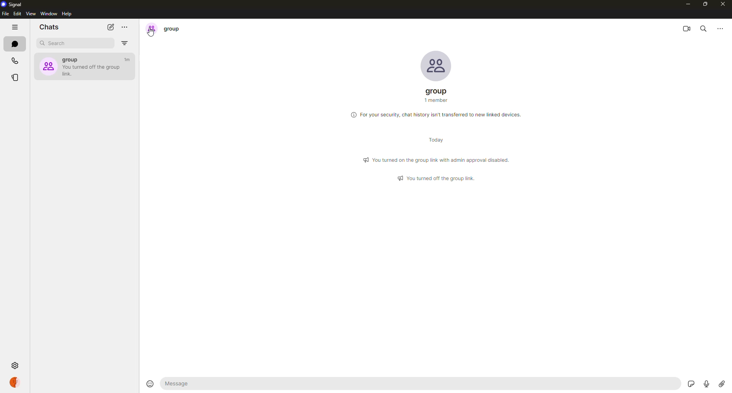 The width and height of the screenshot is (732, 393). What do you see at coordinates (435, 178) in the screenshot?
I see `info` at bounding box center [435, 178].